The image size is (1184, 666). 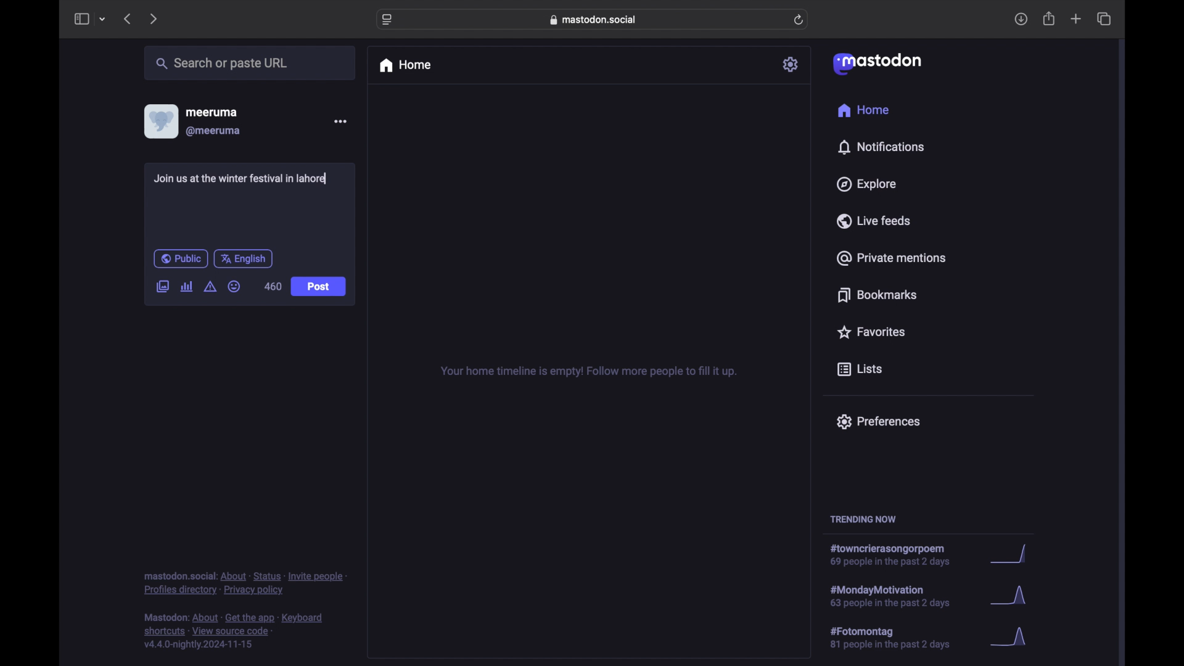 I want to click on home, so click(x=405, y=65).